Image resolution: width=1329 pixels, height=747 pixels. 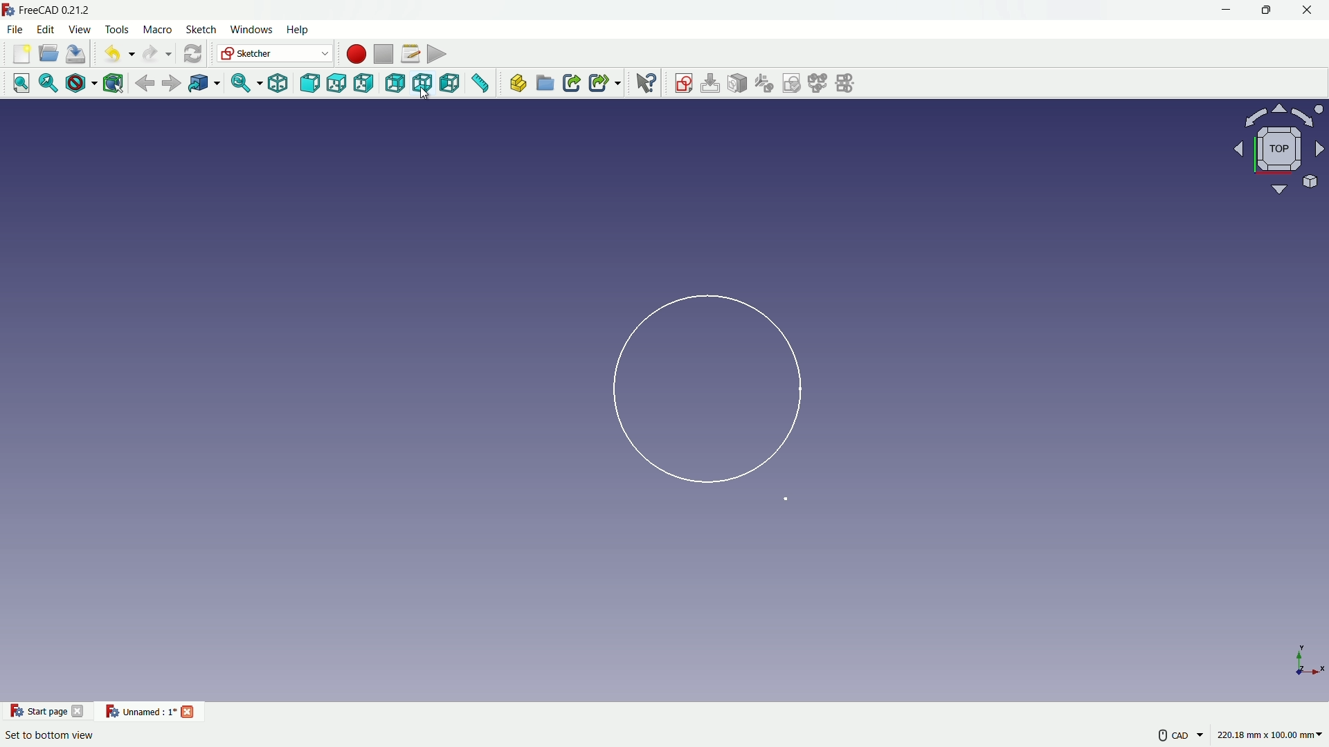 I want to click on rear view, so click(x=394, y=83).